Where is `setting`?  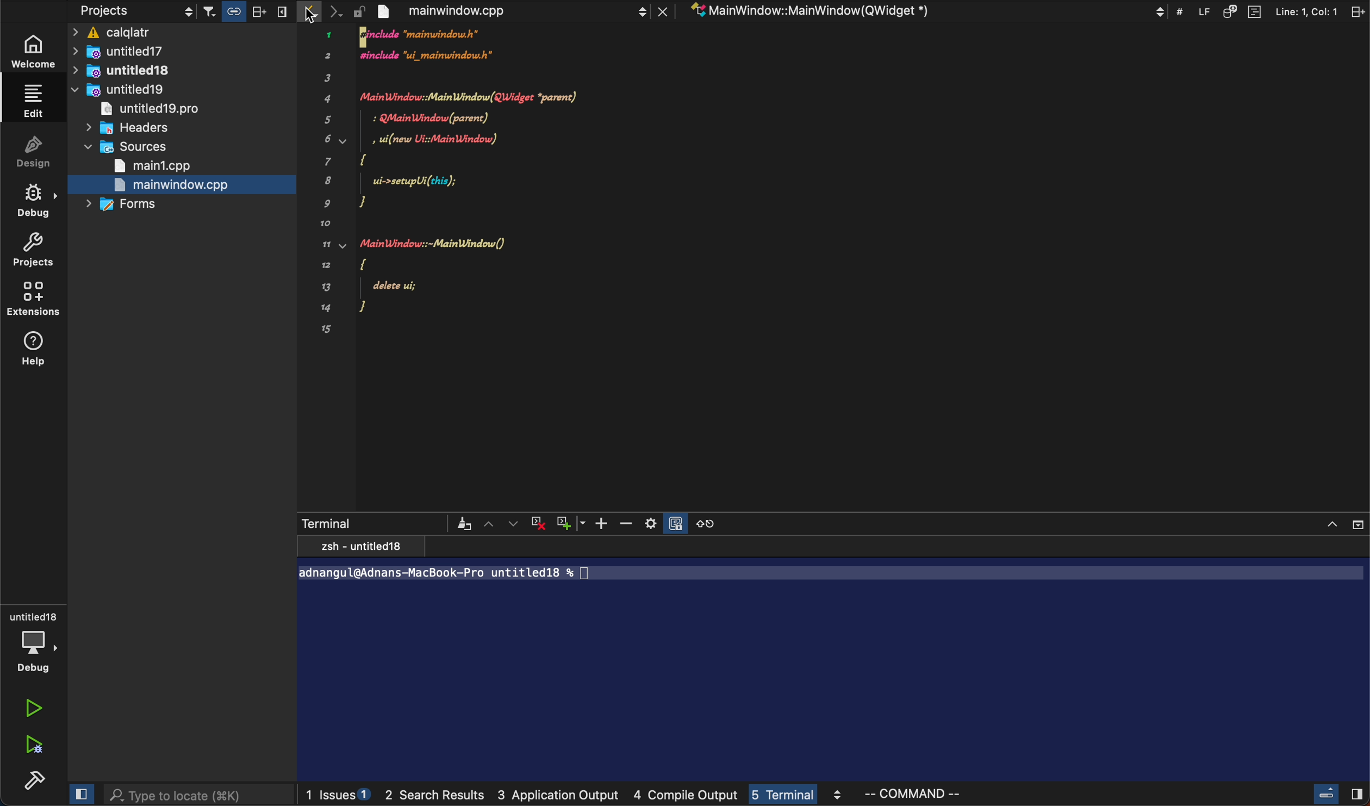
setting is located at coordinates (667, 523).